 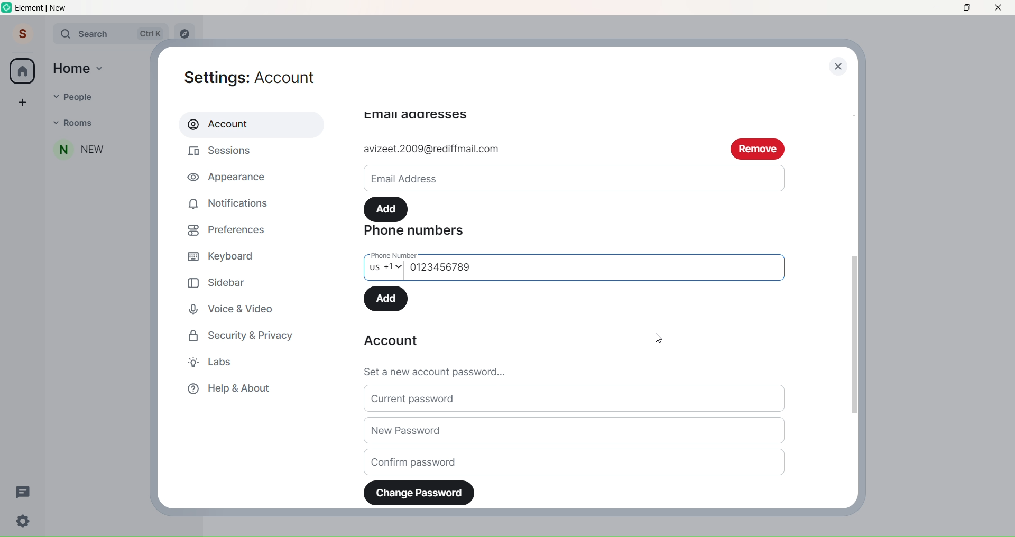 I want to click on Logo, so click(x=6, y=8).